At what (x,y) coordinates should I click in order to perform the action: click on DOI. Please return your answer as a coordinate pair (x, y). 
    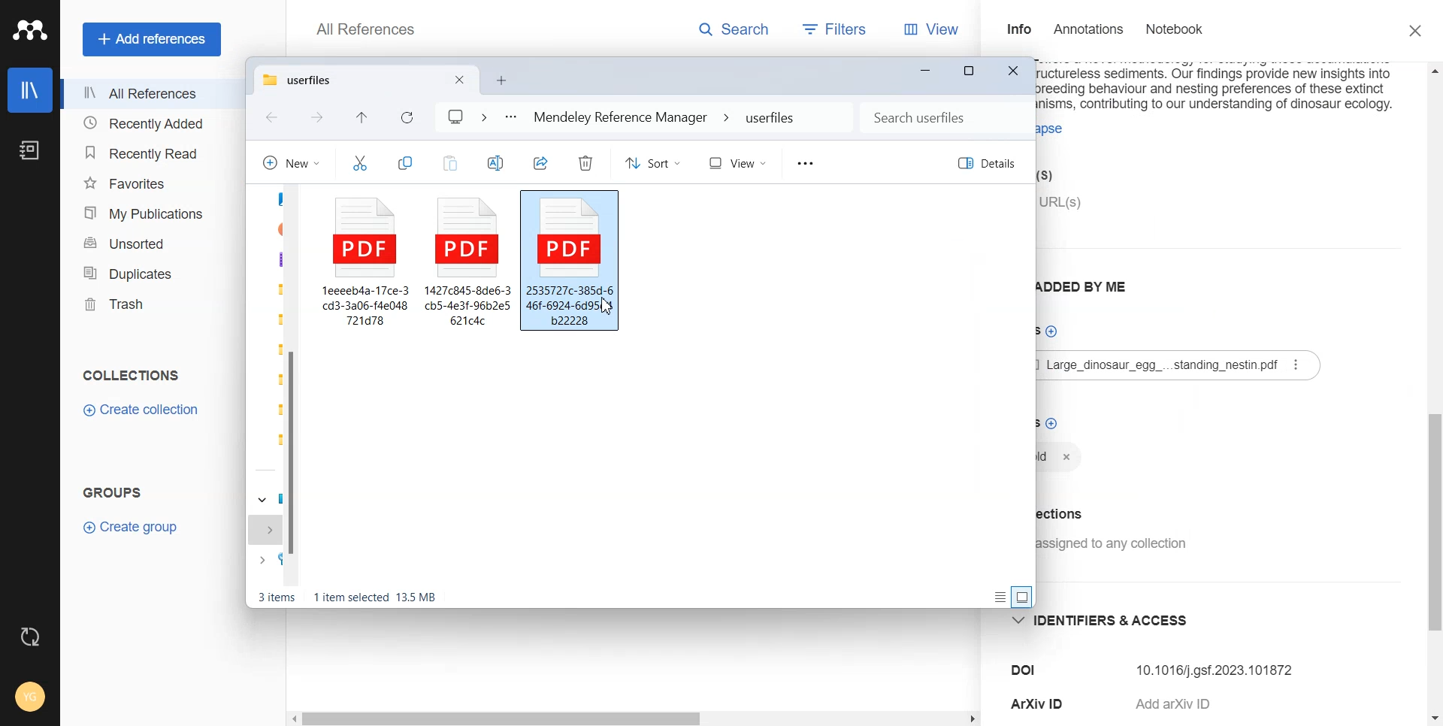
    Looking at the image, I should click on (1026, 670).